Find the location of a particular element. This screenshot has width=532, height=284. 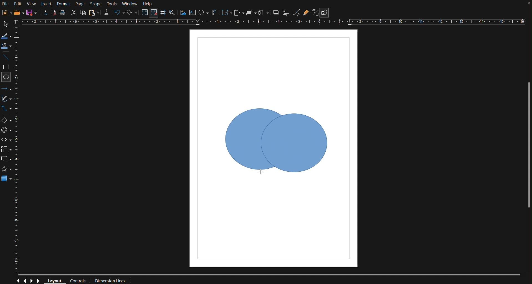

New is located at coordinates (5, 12).